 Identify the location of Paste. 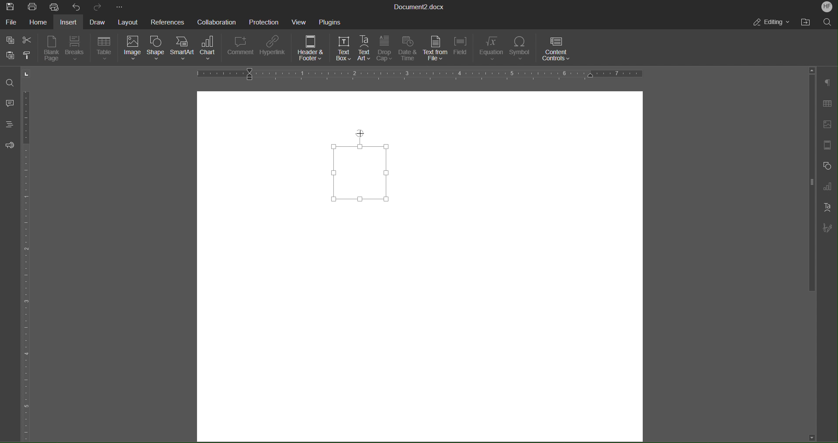
(10, 55).